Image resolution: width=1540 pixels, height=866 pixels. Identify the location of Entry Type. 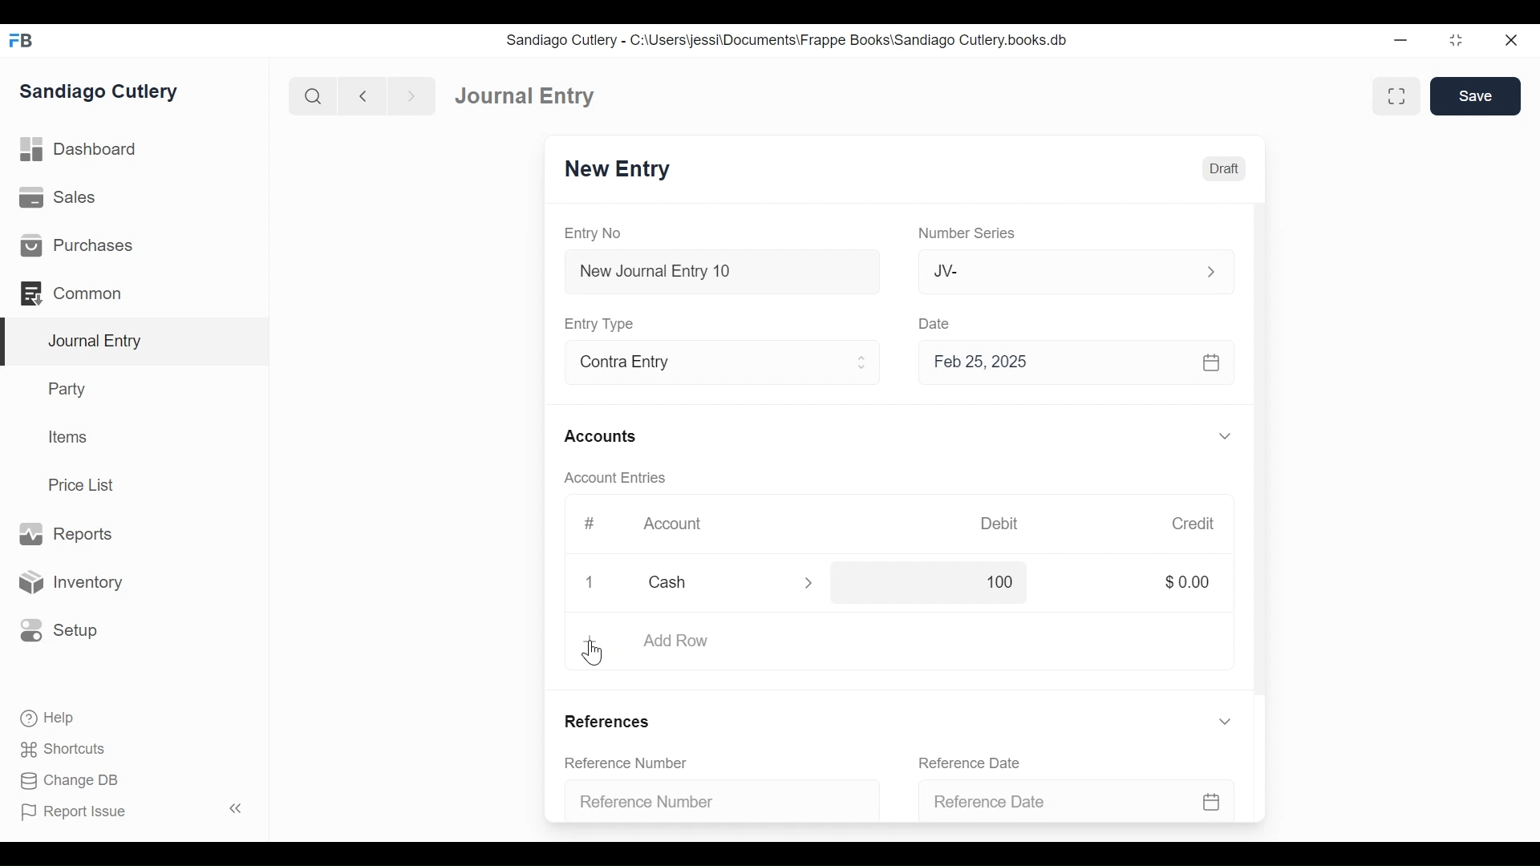
(604, 323).